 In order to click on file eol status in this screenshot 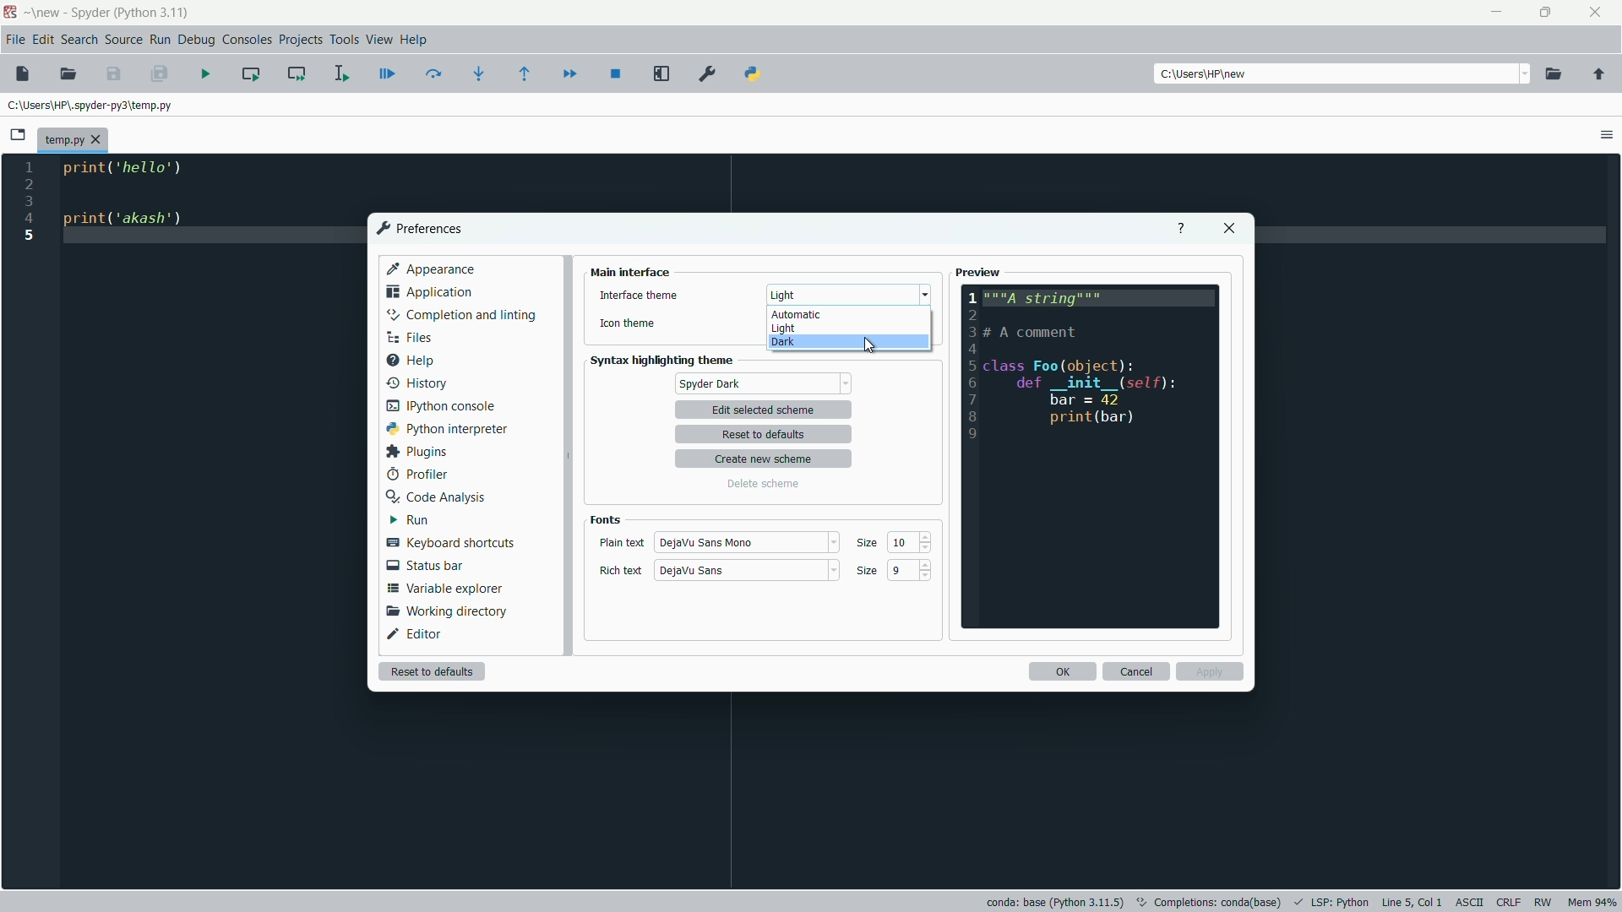, I will do `click(1507, 903)`.